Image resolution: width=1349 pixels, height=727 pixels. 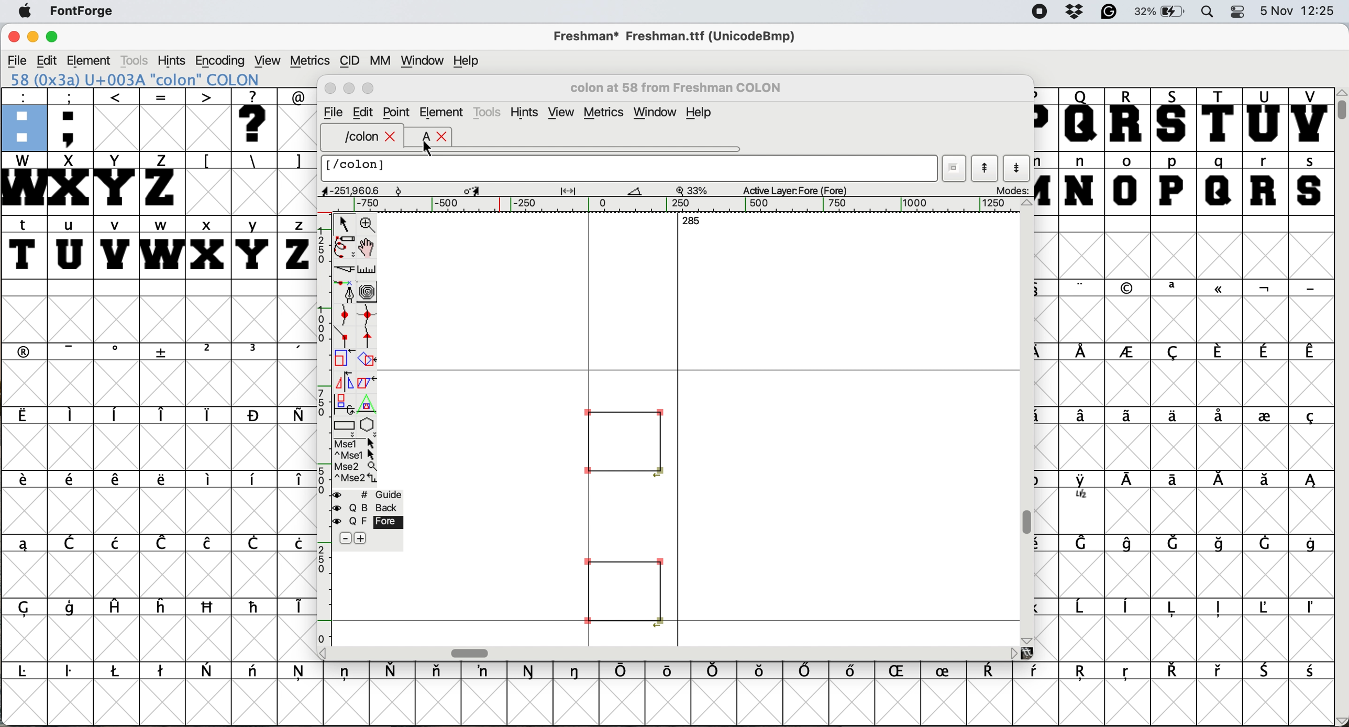 I want to click on symbol, so click(x=255, y=673).